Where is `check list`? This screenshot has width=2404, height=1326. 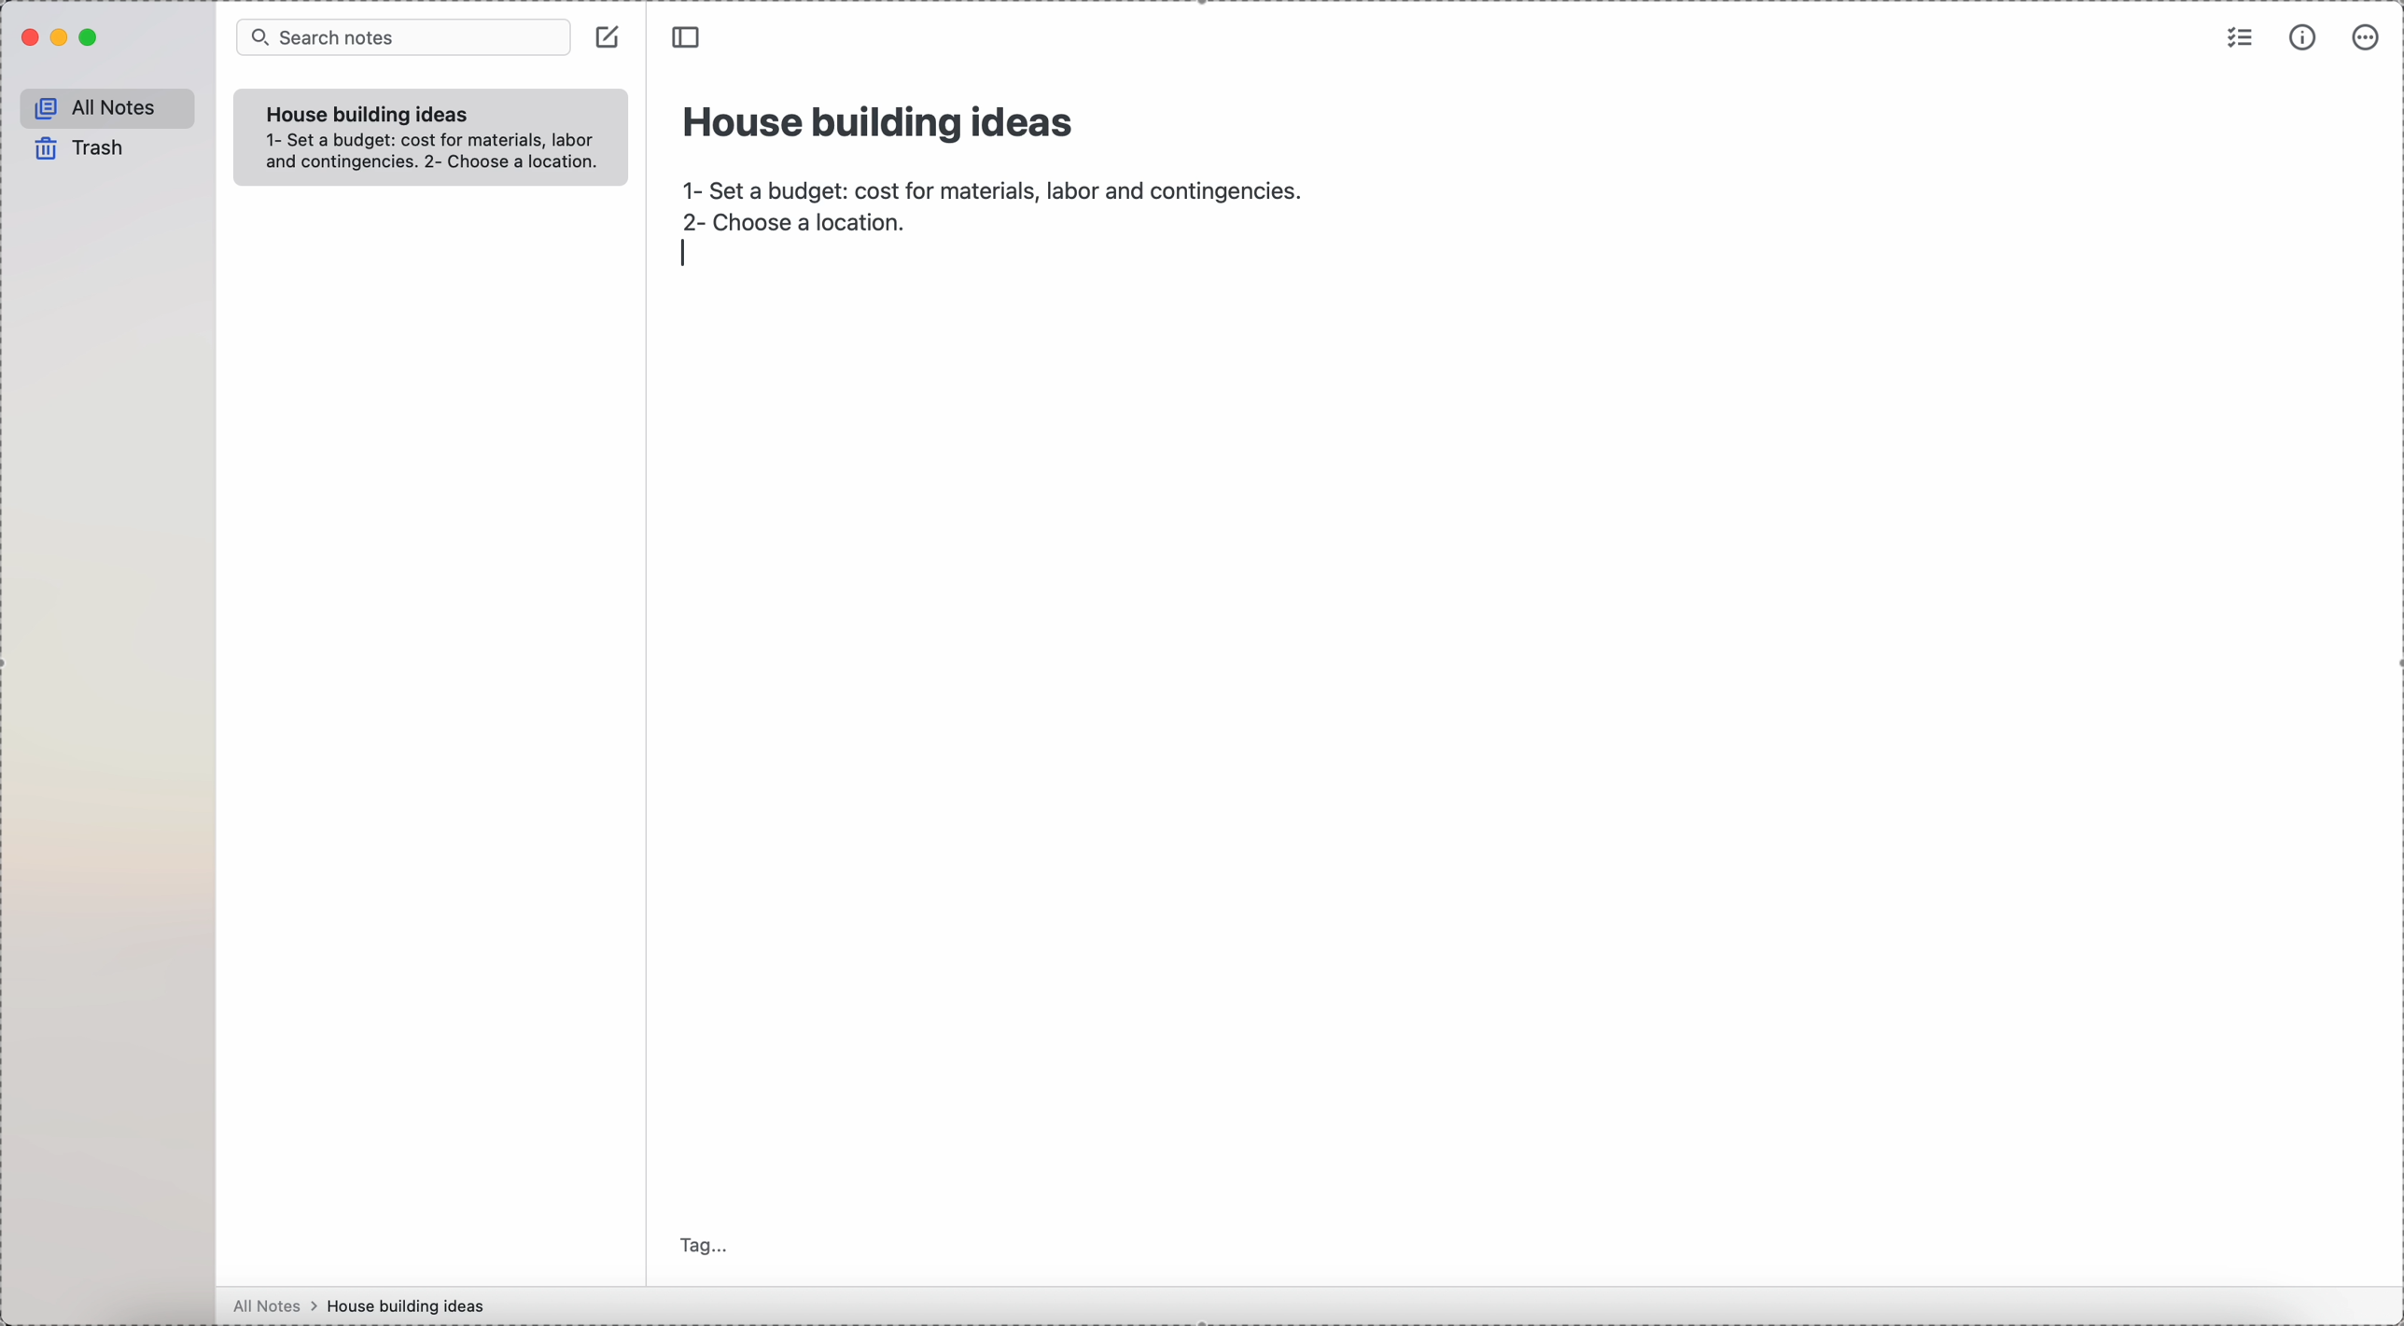 check list is located at coordinates (2237, 40).